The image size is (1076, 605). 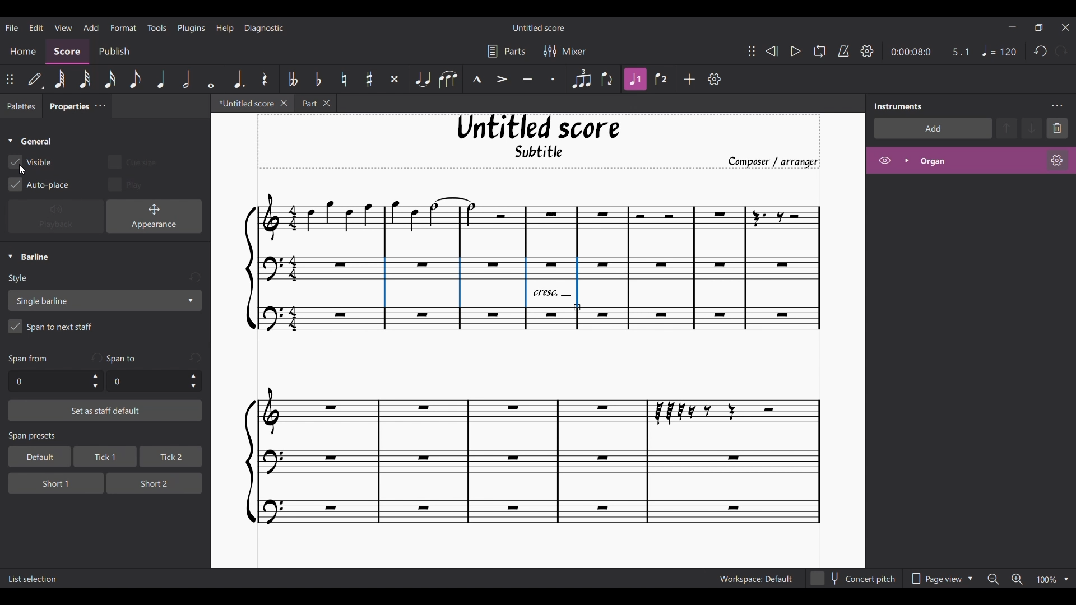 What do you see at coordinates (124, 359) in the screenshot?
I see `Indicates text space for Span to` at bounding box center [124, 359].